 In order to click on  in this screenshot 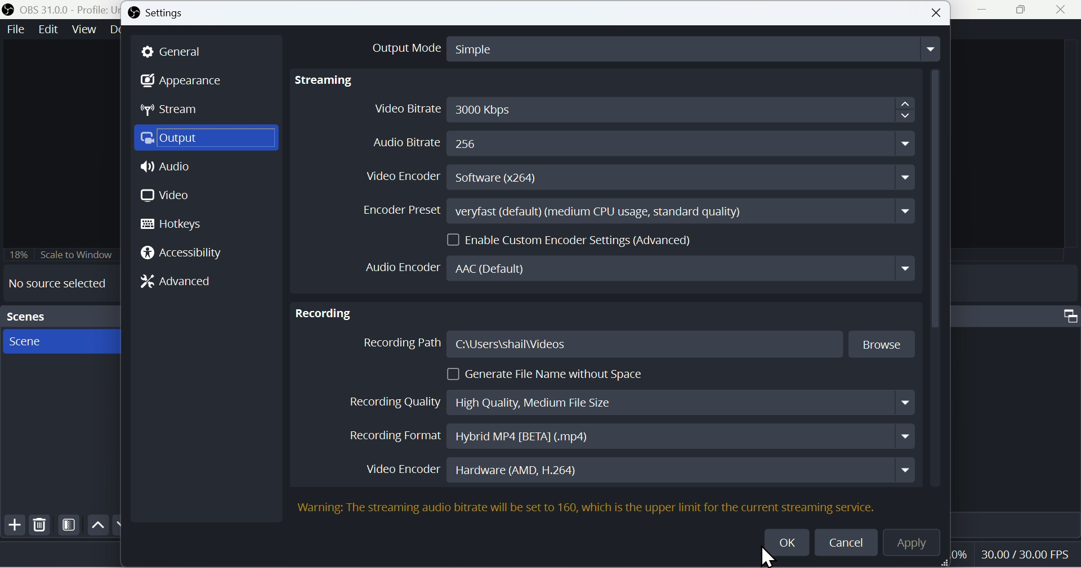, I will do `click(937, 13)`.